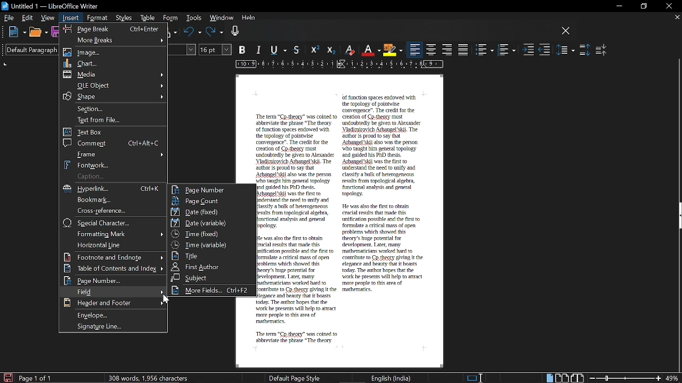 This screenshot has height=383, width=682. Describe the element at coordinates (578, 378) in the screenshot. I see `Book view` at that location.